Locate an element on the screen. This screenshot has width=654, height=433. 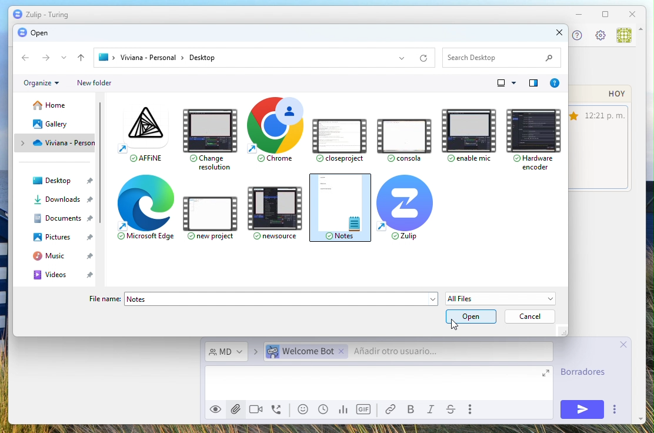
File name is located at coordinates (106, 299).